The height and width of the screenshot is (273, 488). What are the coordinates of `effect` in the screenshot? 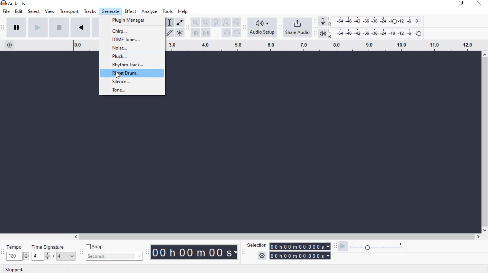 It's located at (131, 12).